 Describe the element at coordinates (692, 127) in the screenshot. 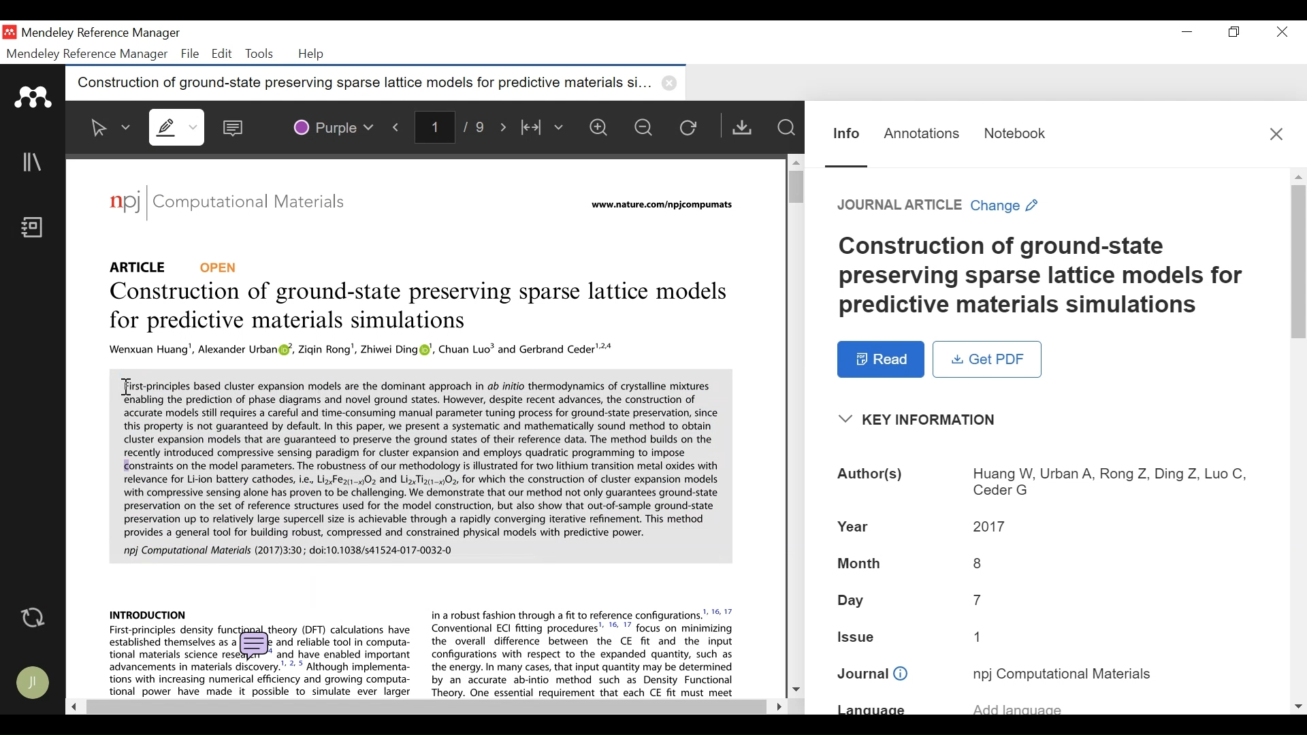

I see `Reload` at that location.